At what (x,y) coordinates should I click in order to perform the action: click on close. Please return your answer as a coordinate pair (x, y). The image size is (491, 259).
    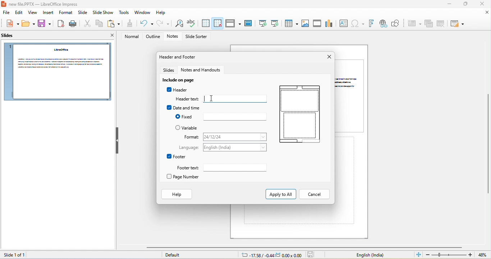
    Looking at the image, I should click on (328, 57).